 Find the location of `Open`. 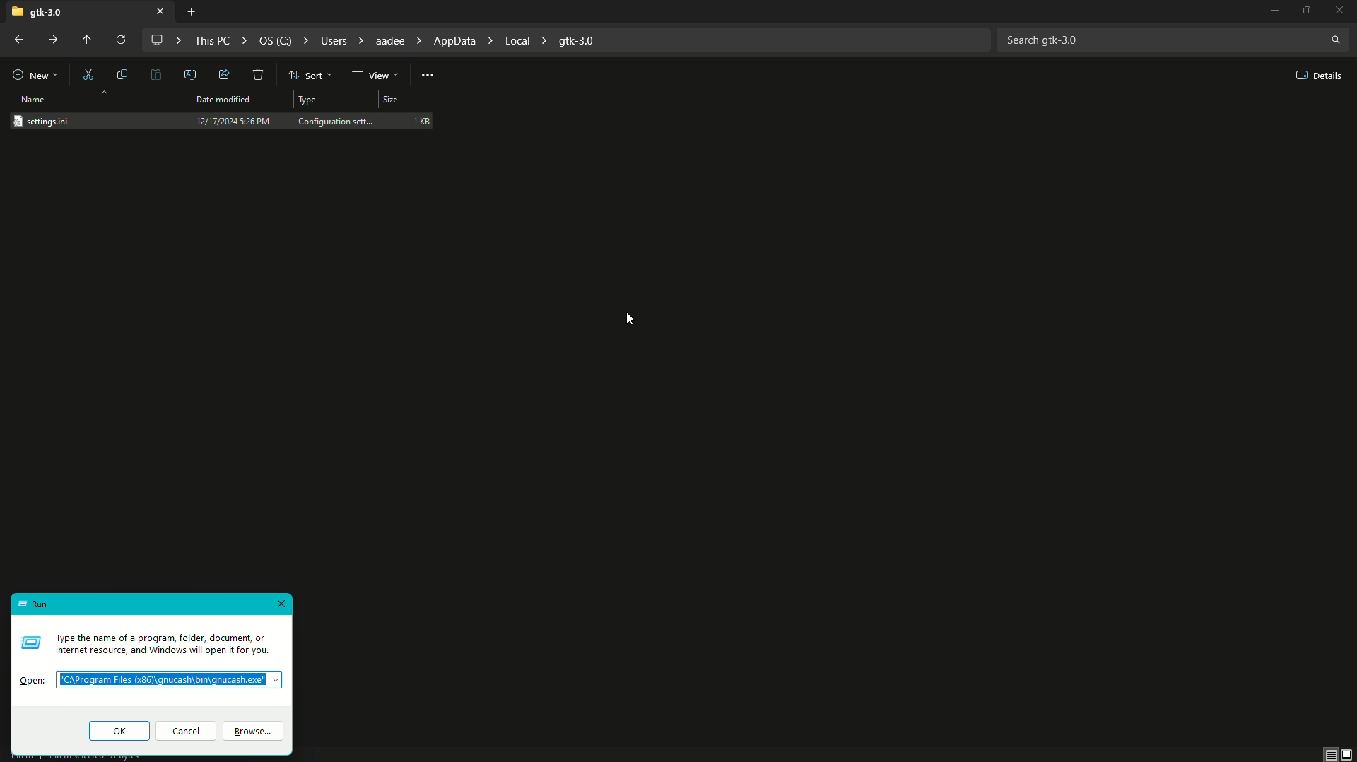

Open is located at coordinates (34, 682).